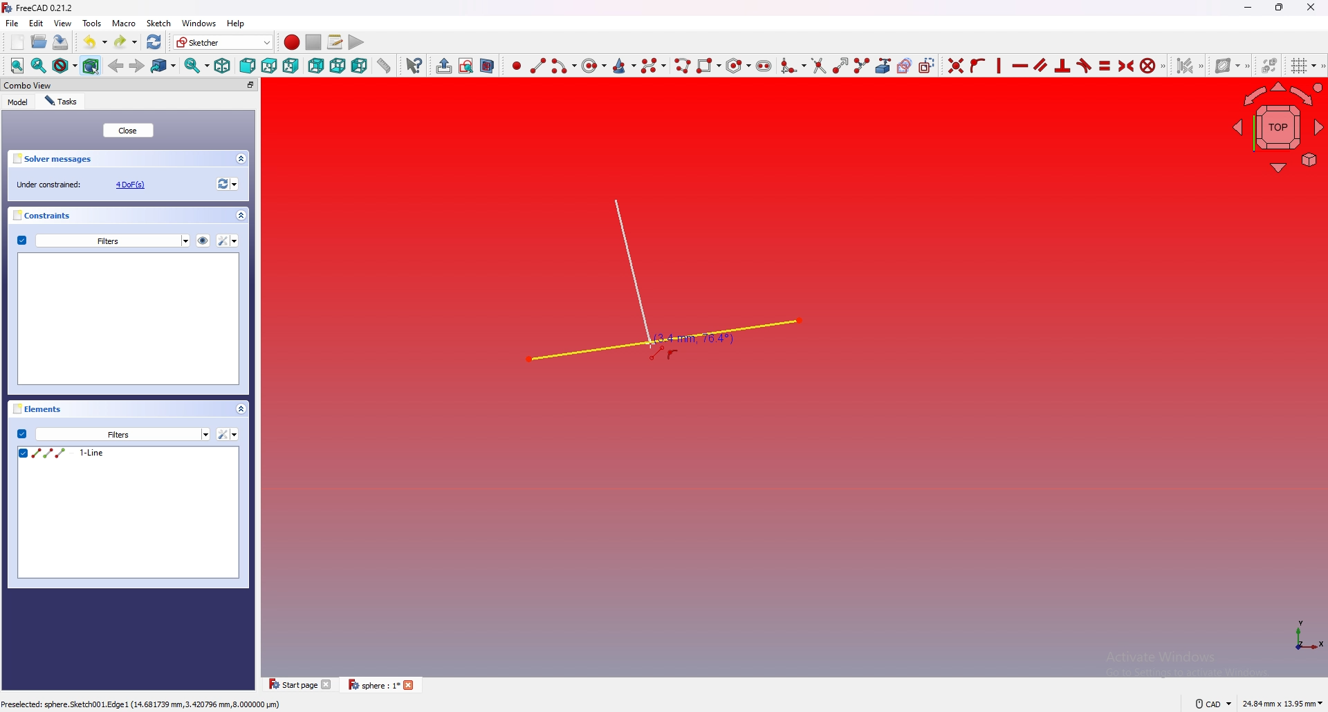 The width and height of the screenshot is (1328, 712). Describe the element at coordinates (14, 66) in the screenshot. I see `Fit all` at that location.